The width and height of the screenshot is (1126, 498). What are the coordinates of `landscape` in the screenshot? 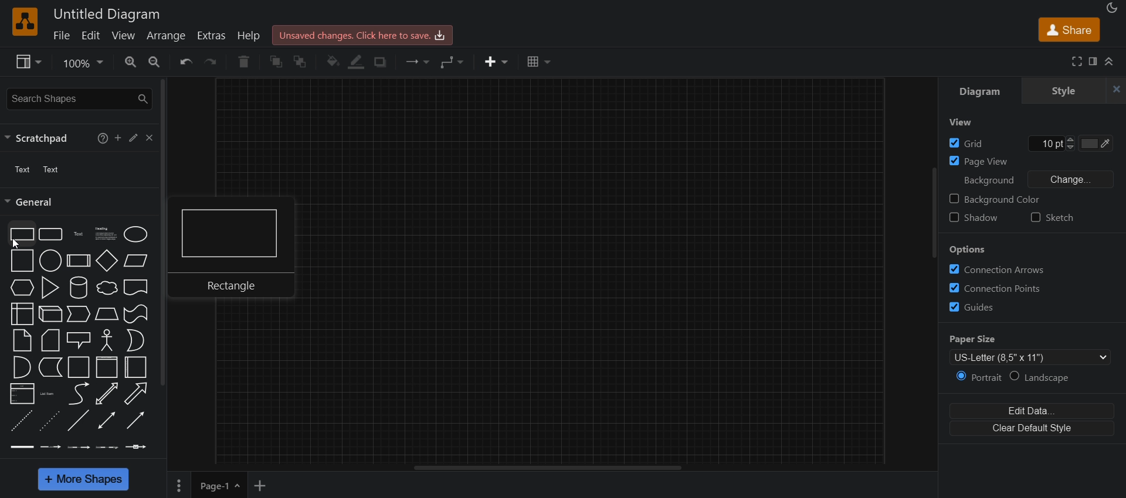 It's located at (1042, 377).